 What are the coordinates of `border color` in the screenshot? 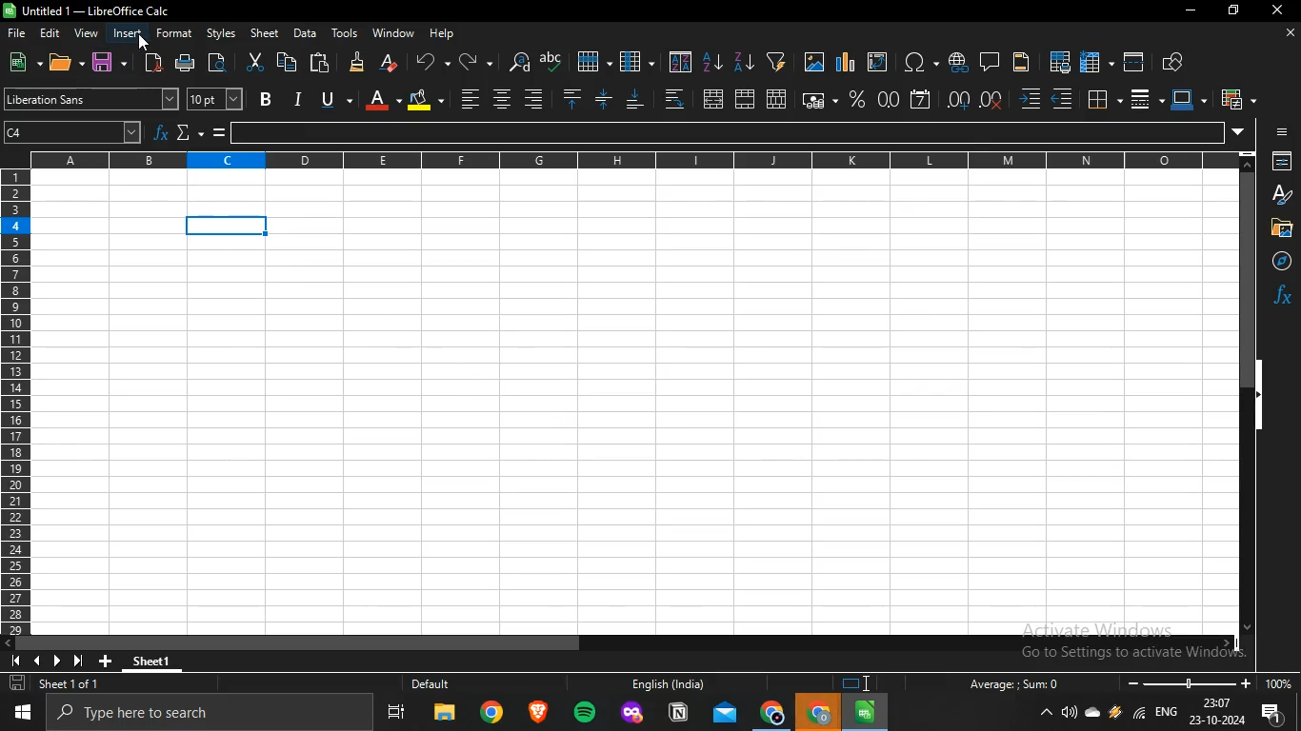 It's located at (1185, 98).